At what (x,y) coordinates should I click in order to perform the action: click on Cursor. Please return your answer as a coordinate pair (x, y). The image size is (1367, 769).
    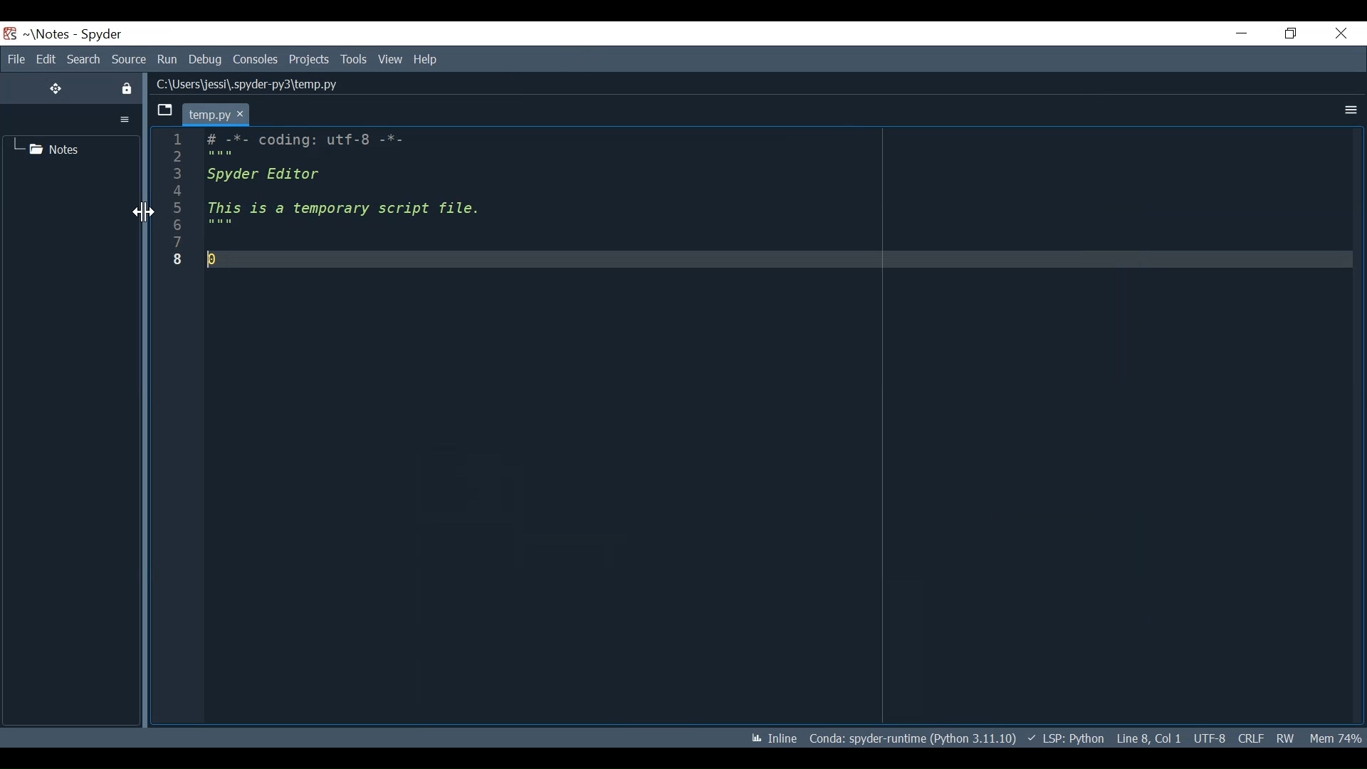
    Looking at the image, I should click on (142, 214).